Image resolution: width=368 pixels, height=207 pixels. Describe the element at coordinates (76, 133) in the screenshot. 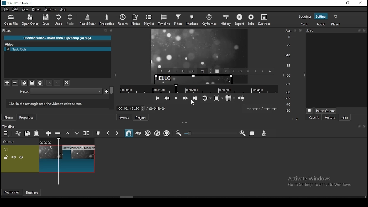

I see `overwrite` at that location.